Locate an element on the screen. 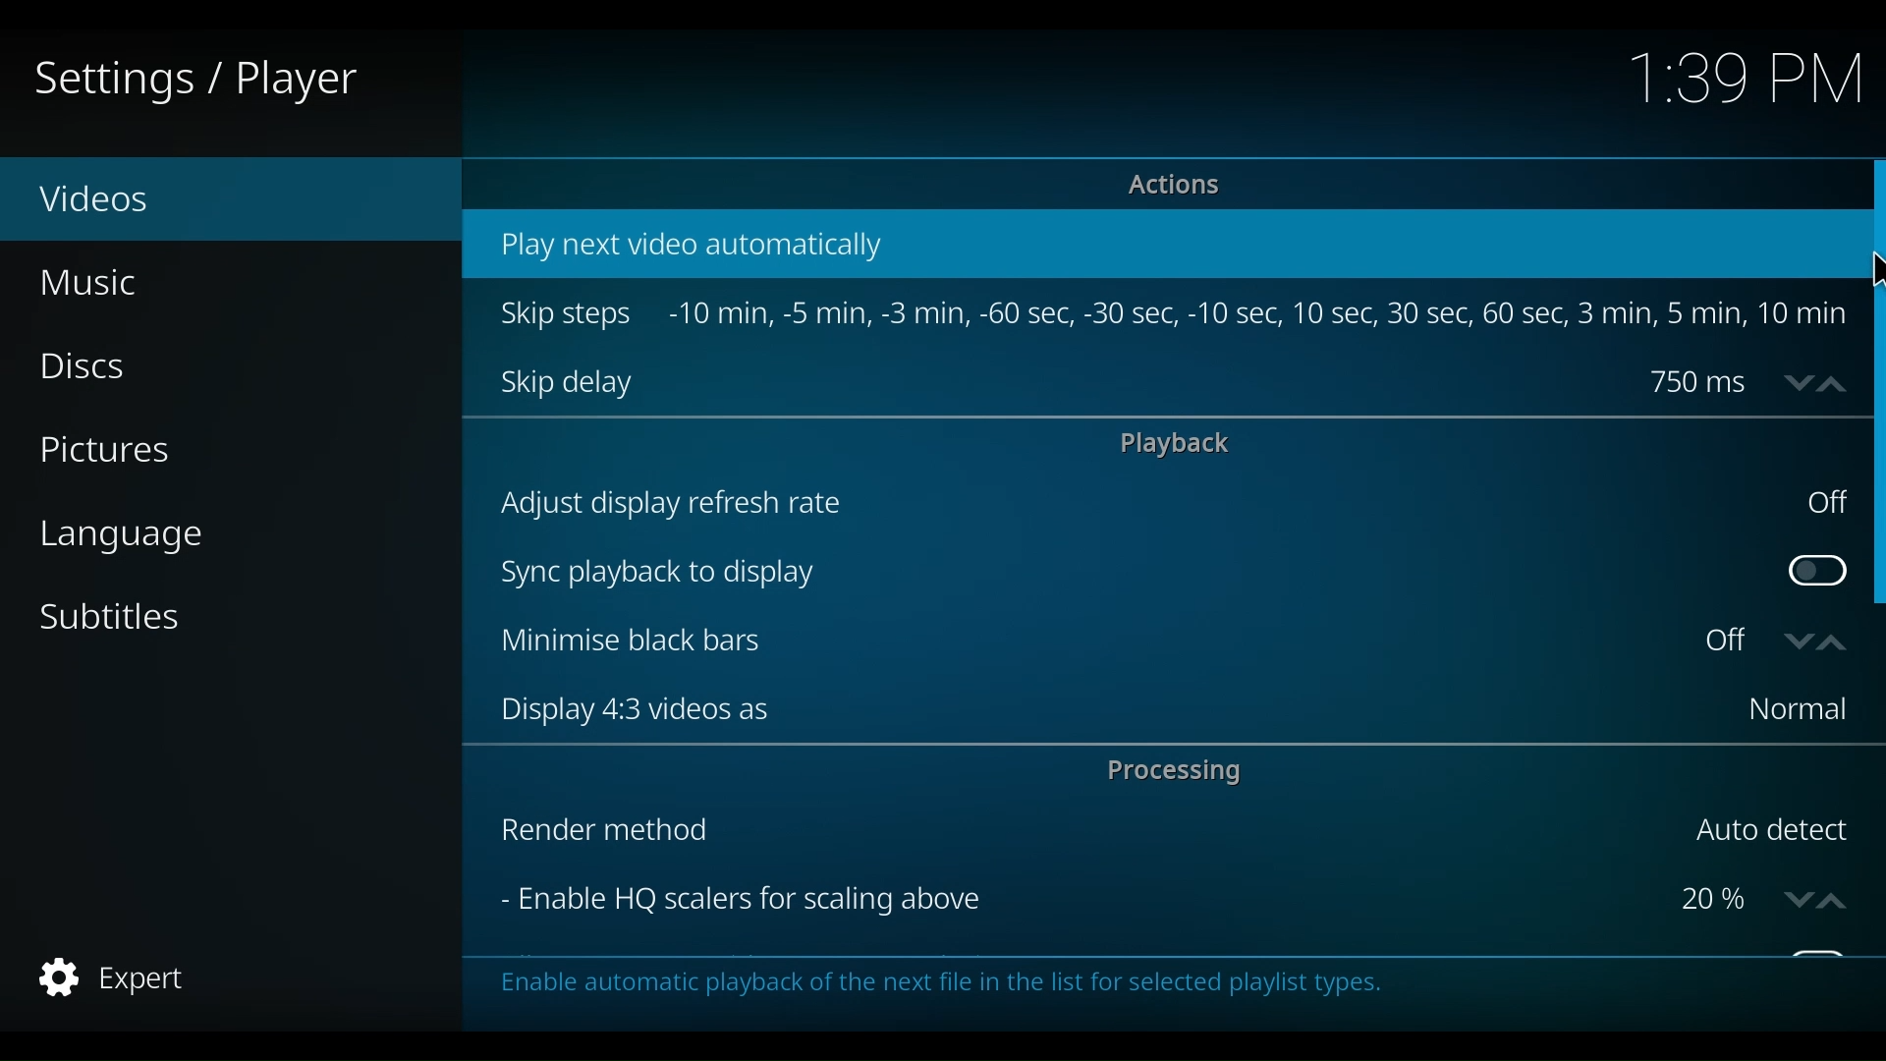  Toggle Sync playback to display is located at coordinates (1810, 571).